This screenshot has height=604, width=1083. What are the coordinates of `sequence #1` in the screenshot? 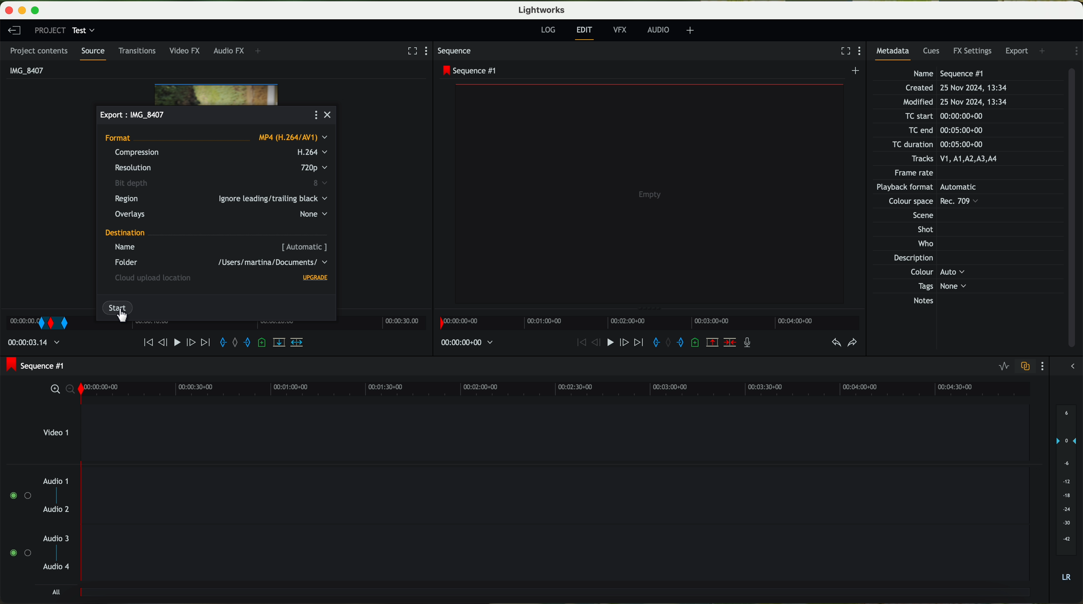 It's located at (470, 71).